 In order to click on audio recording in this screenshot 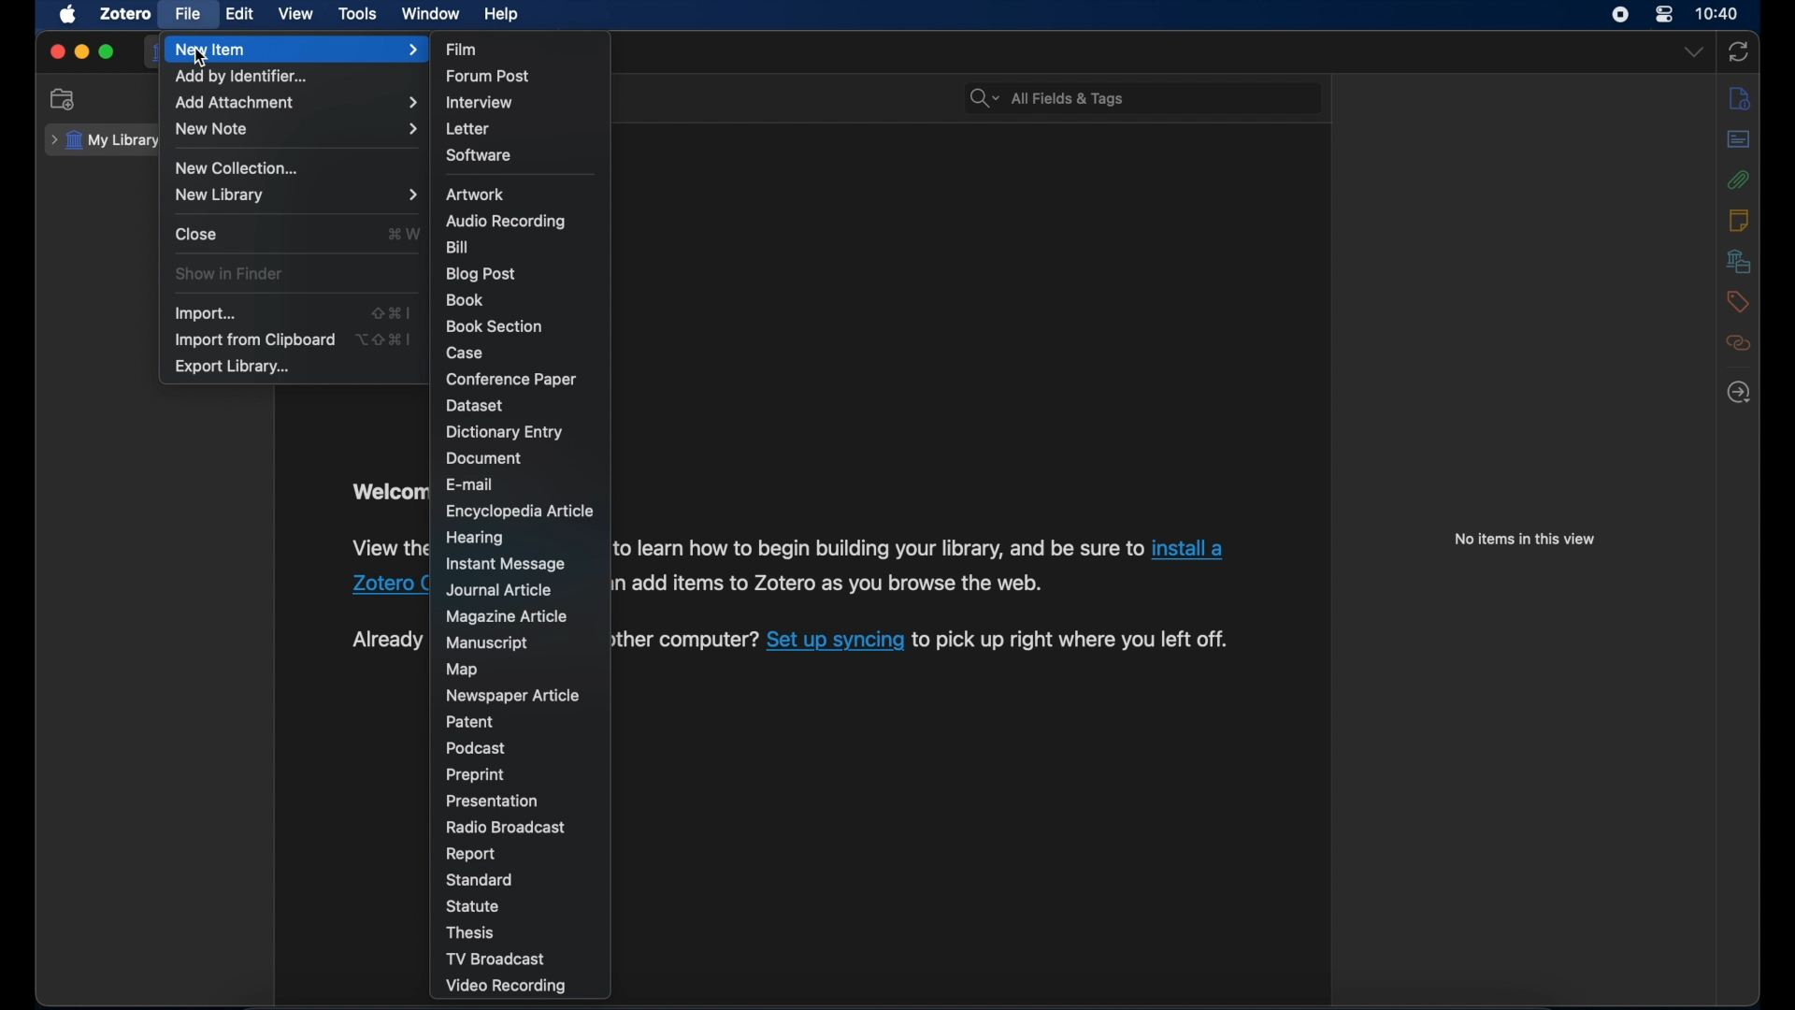, I will do `click(507, 221)`.